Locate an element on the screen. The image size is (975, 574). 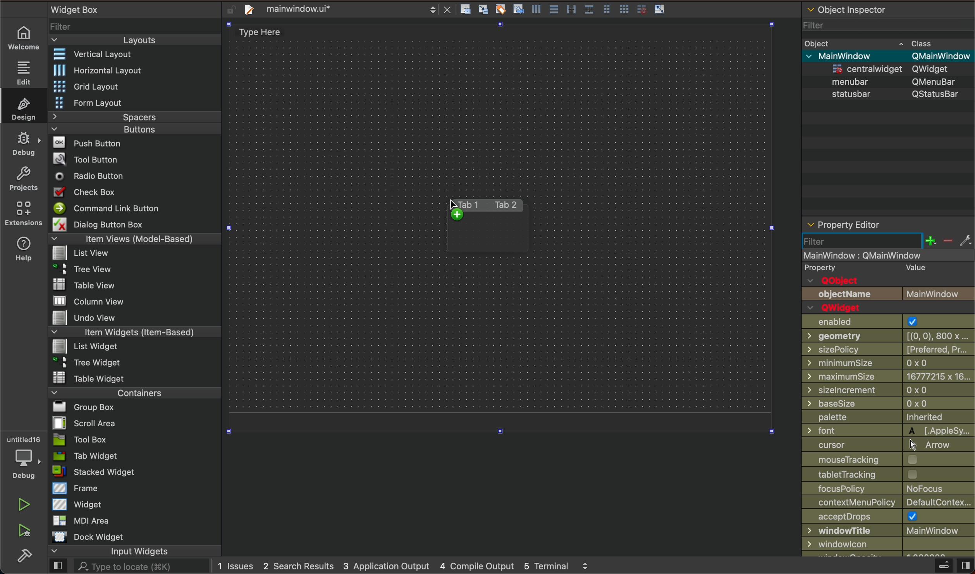
MW column view is located at coordinates (80, 301).